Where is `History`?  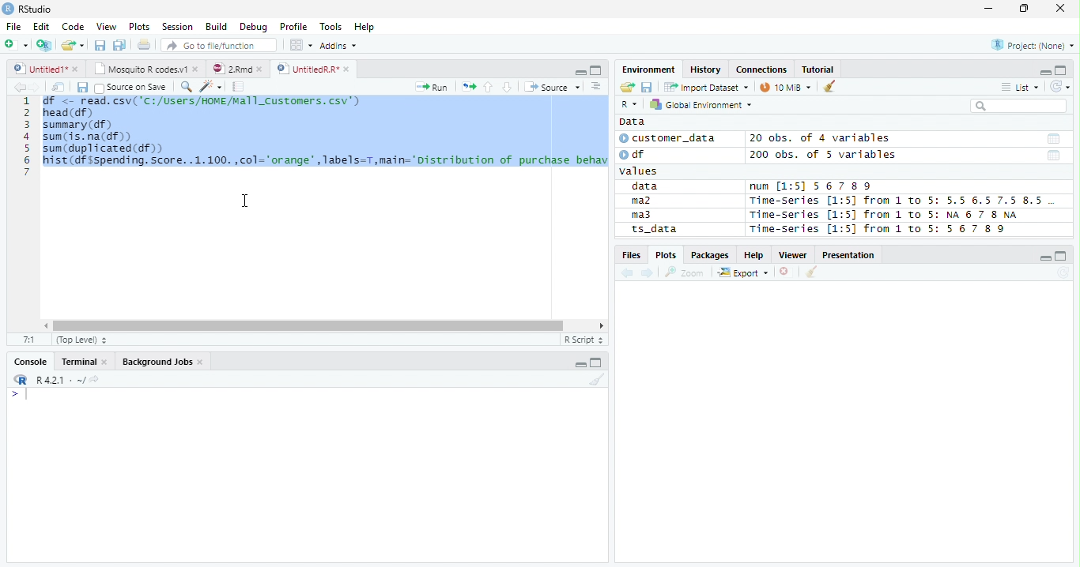
History is located at coordinates (707, 70).